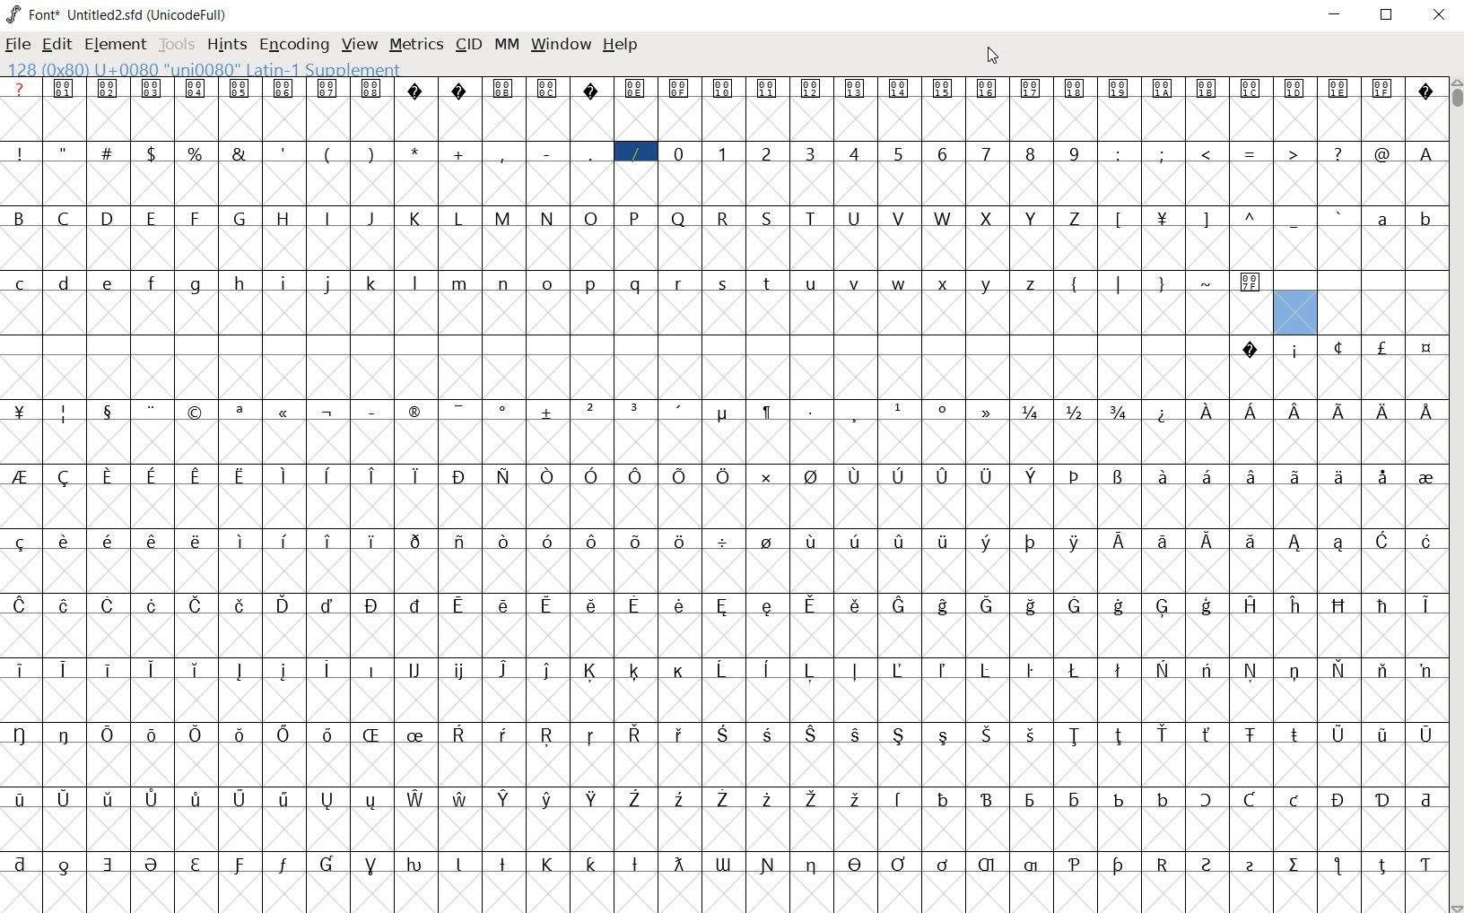 The height and width of the screenshot is (913, 1464). I want to click on glyph, so click(373, 413).